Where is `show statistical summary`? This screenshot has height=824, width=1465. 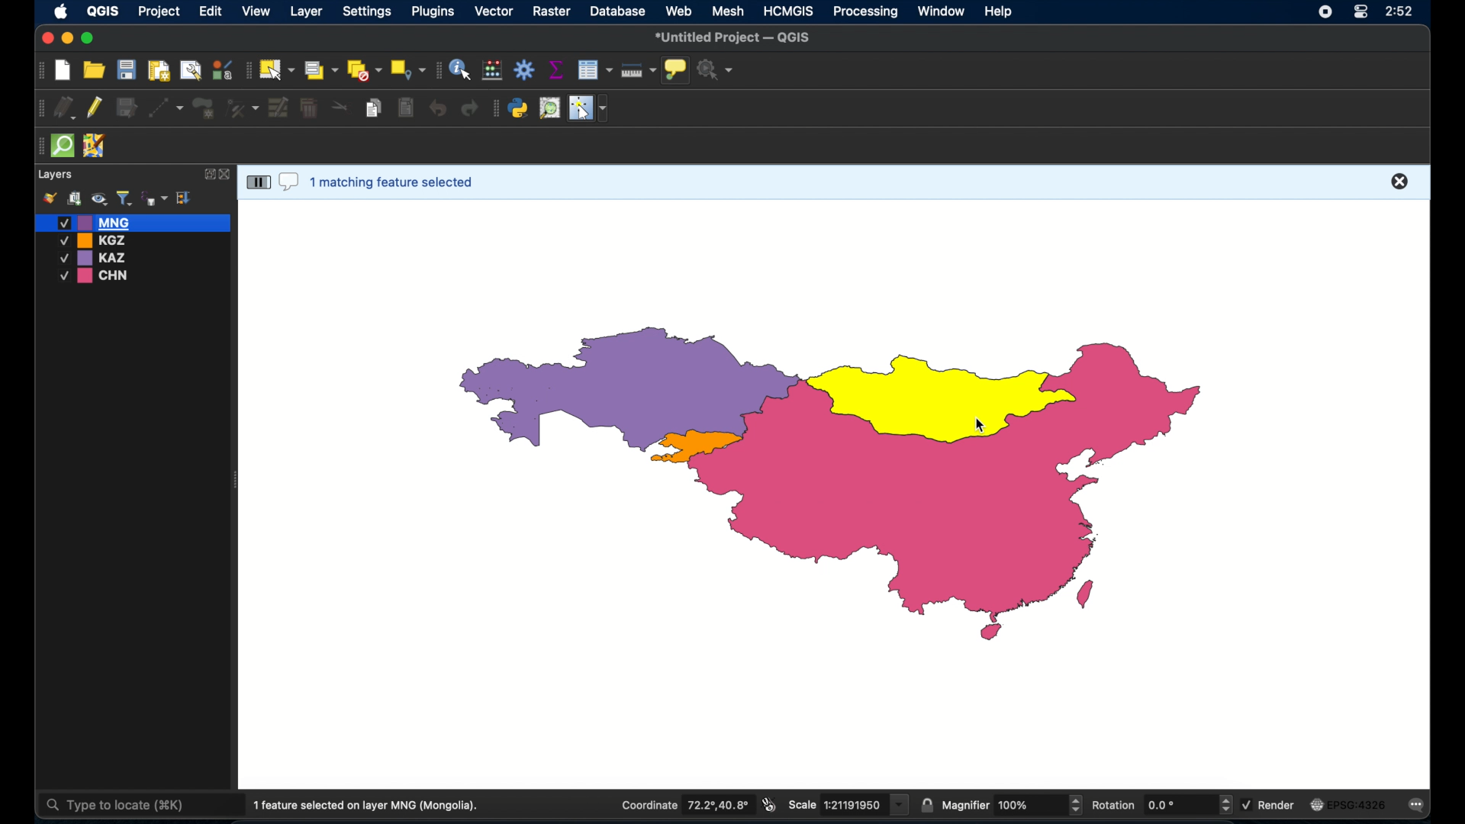
show statistical summary is located at coordinates (555, 69).